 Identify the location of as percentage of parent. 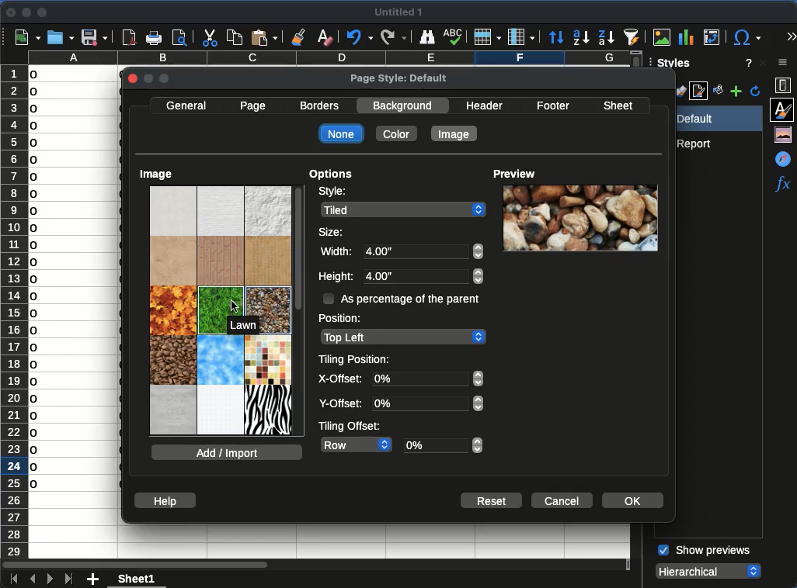
(402, 298).